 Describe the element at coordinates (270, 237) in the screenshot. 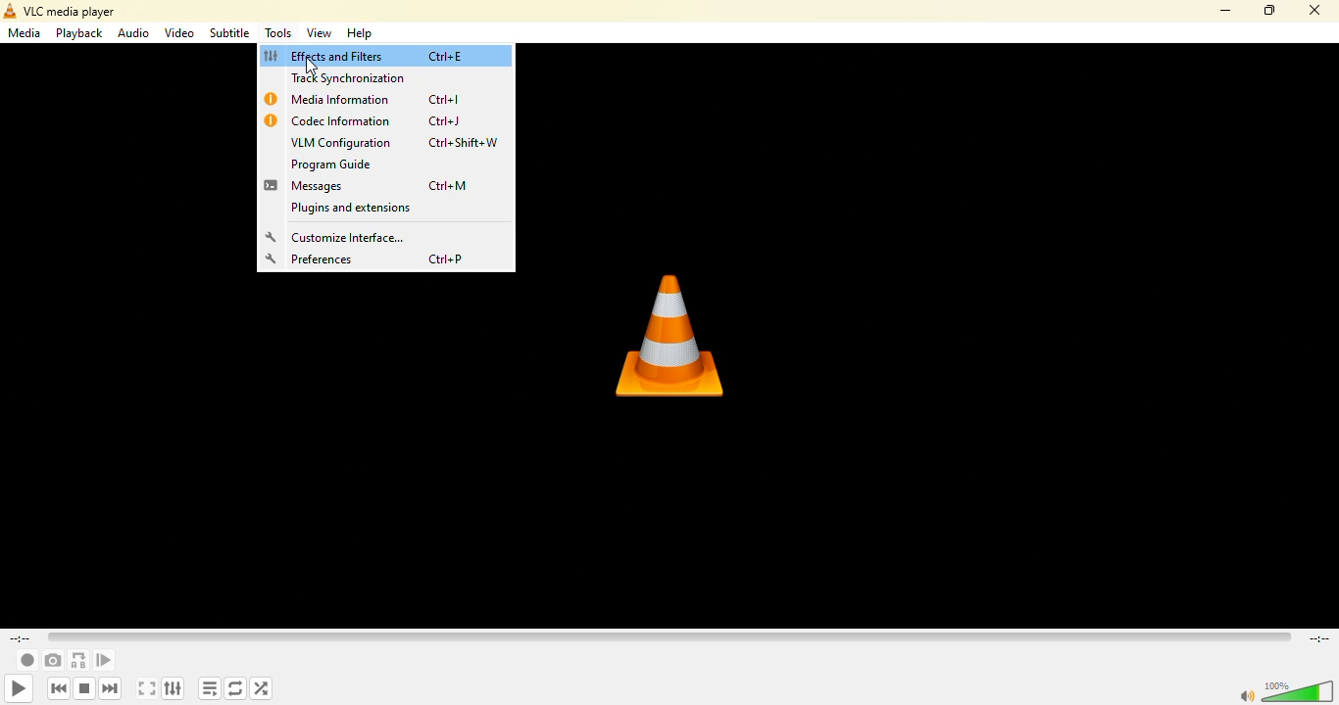

I see `setting` at that location.